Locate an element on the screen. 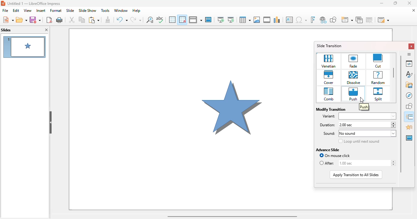 This screenshot has height=219, width=417. master slide is located at coordinates (409, 138).